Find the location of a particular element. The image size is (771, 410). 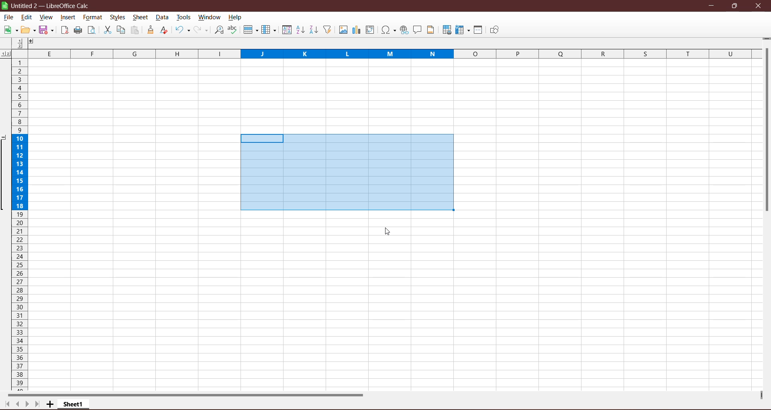

Columns is located at coordinates (269, 30).